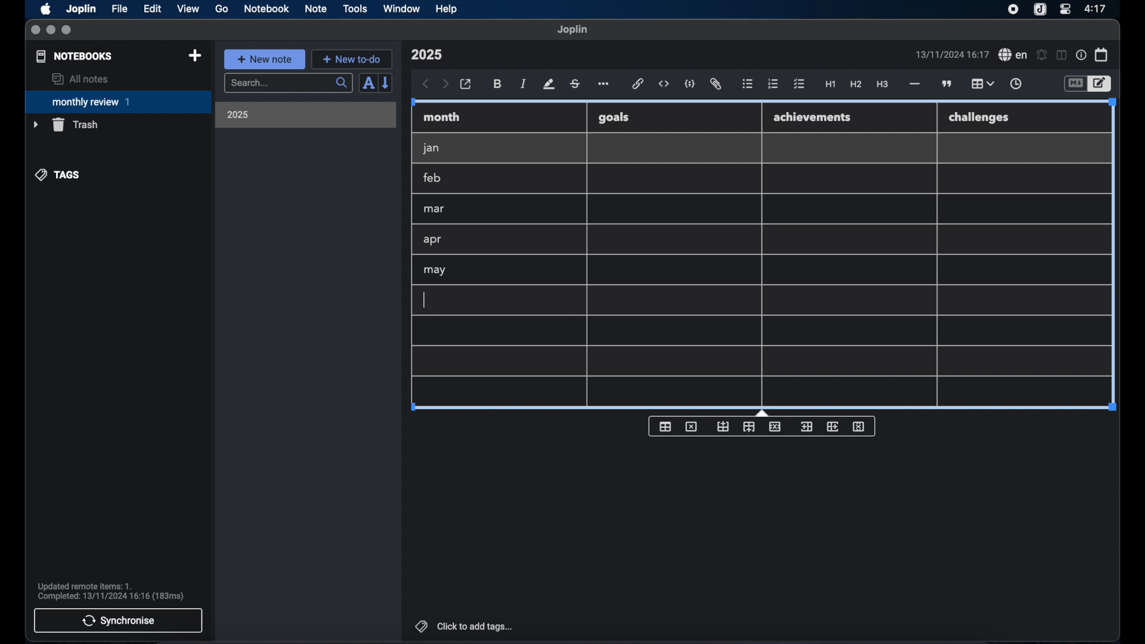 This screenshot has height=644, width=1145. I want to click on numbered list, so click(773, 83).